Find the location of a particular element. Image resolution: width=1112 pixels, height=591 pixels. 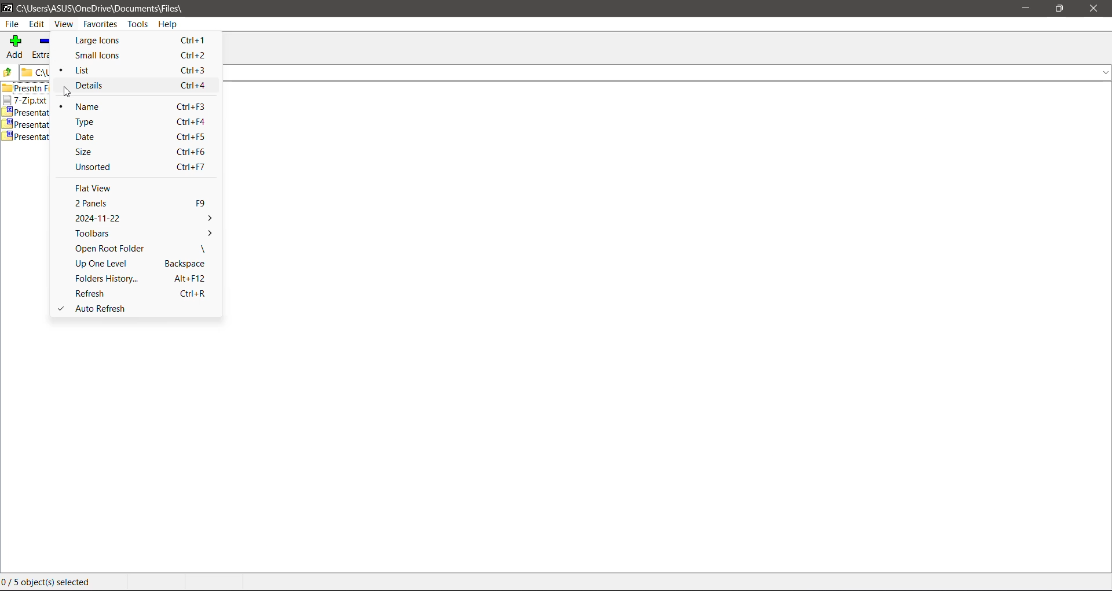

0/ 5 object(s) selected is located at coordinates (49, 582).